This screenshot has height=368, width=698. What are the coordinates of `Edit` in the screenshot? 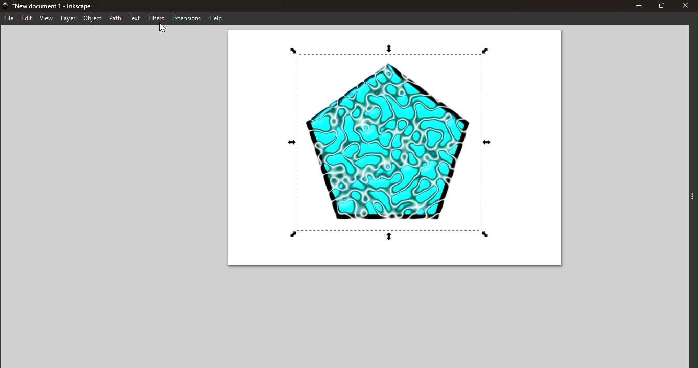 It's located at (27, 19).